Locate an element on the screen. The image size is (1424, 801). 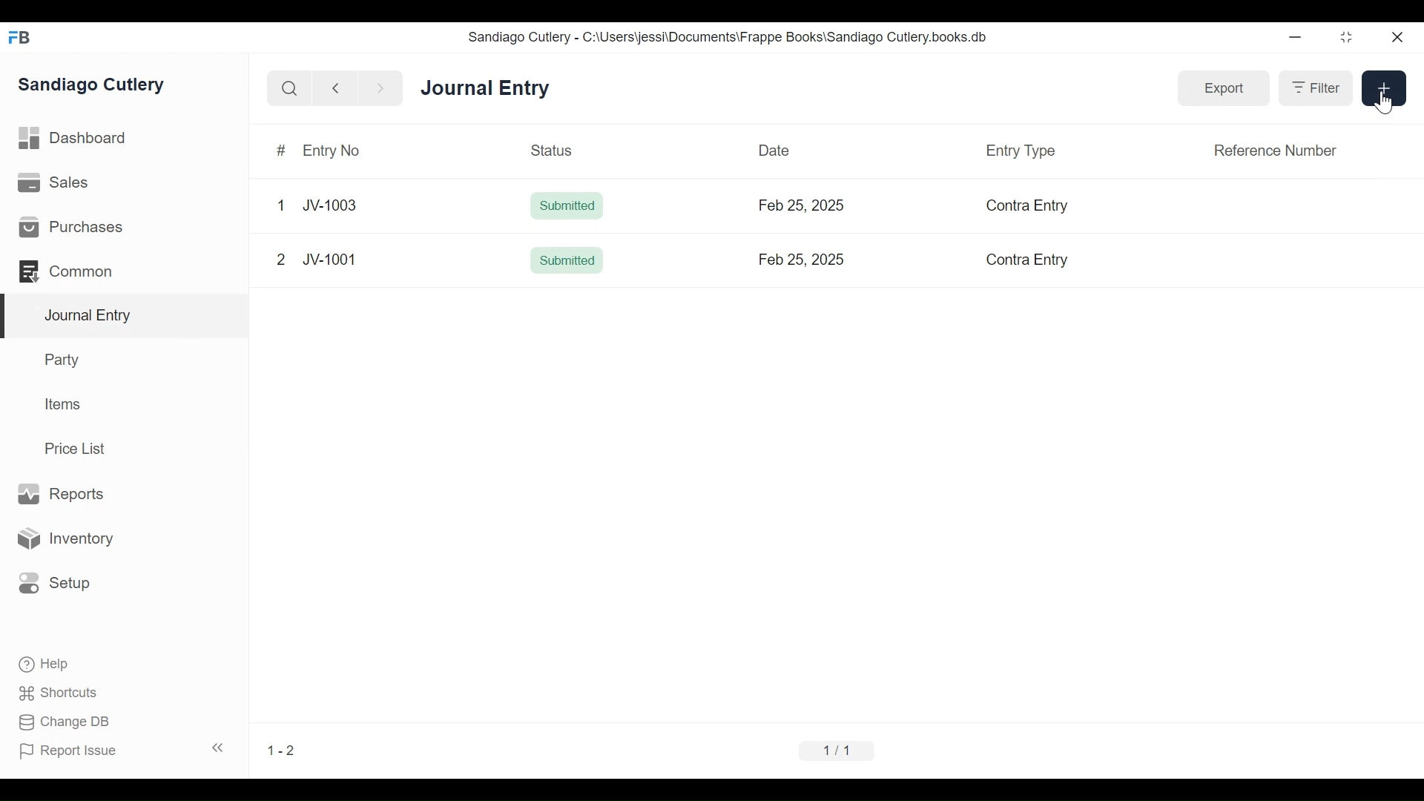
Submitted is located at coordinates (568, 206).